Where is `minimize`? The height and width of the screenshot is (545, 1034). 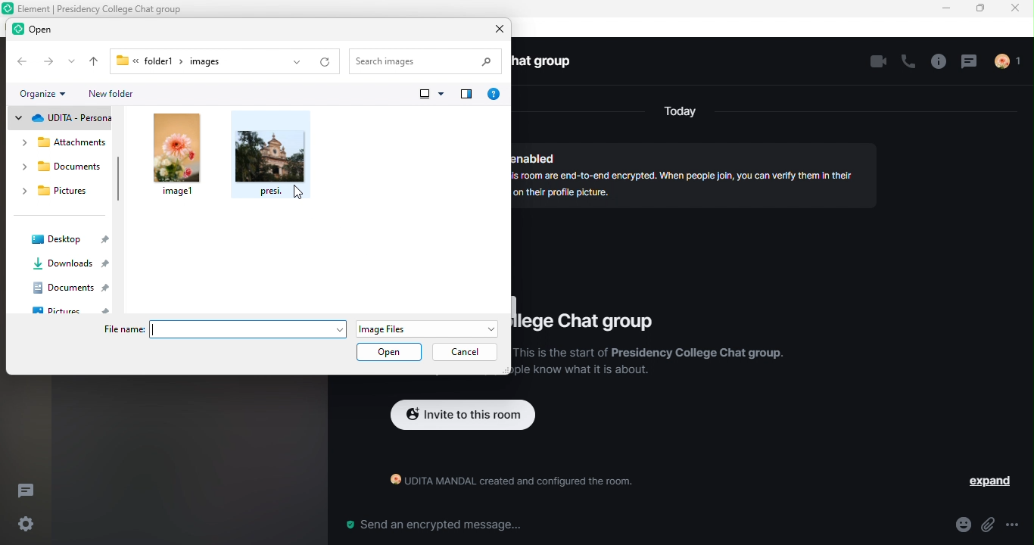
minimize is located at coordinates (948, 10).